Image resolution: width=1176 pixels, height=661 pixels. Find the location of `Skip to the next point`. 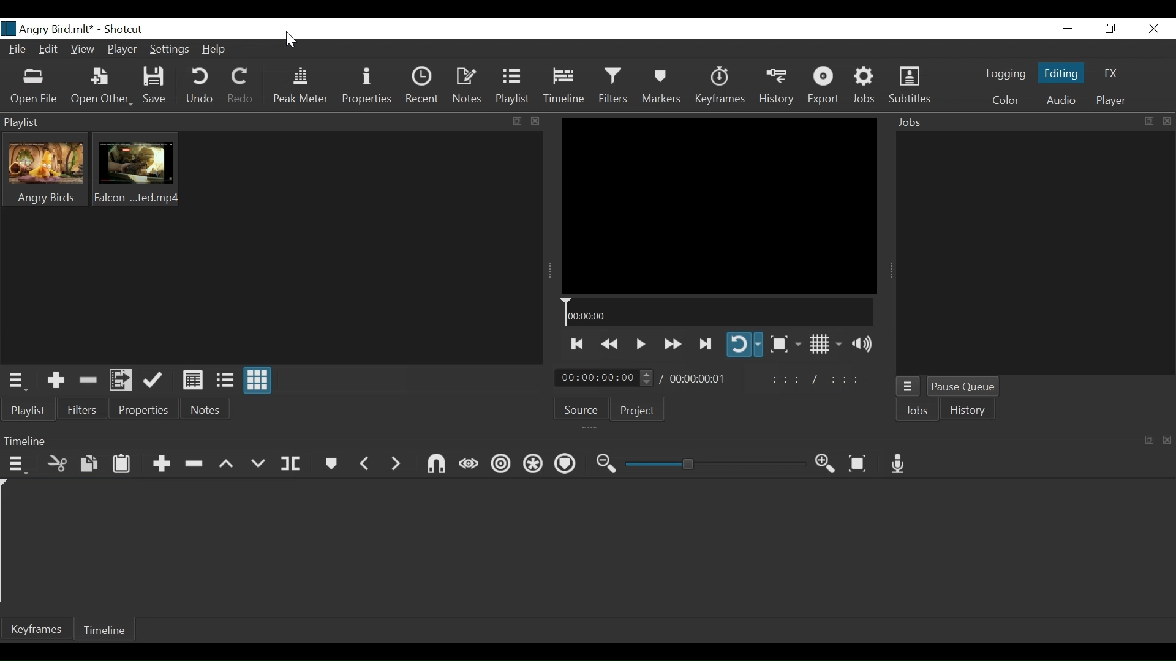

Skip to the next point is located at coordinates (705, 345).